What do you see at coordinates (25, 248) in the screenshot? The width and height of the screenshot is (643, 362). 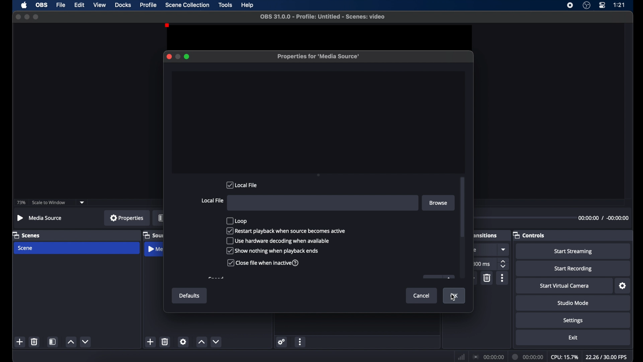 I see `scene` at bounding box center [25, 248].